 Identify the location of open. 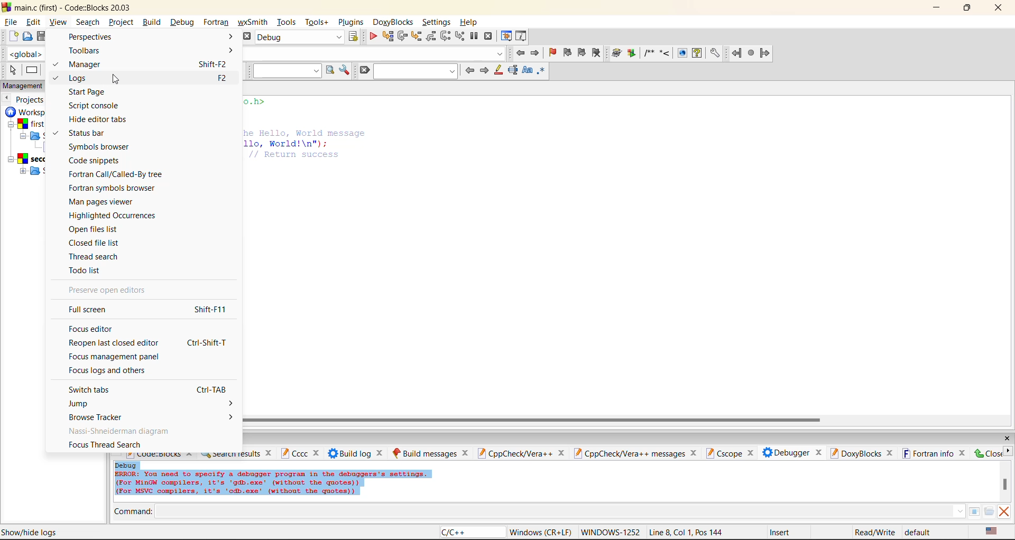
(27, 38).